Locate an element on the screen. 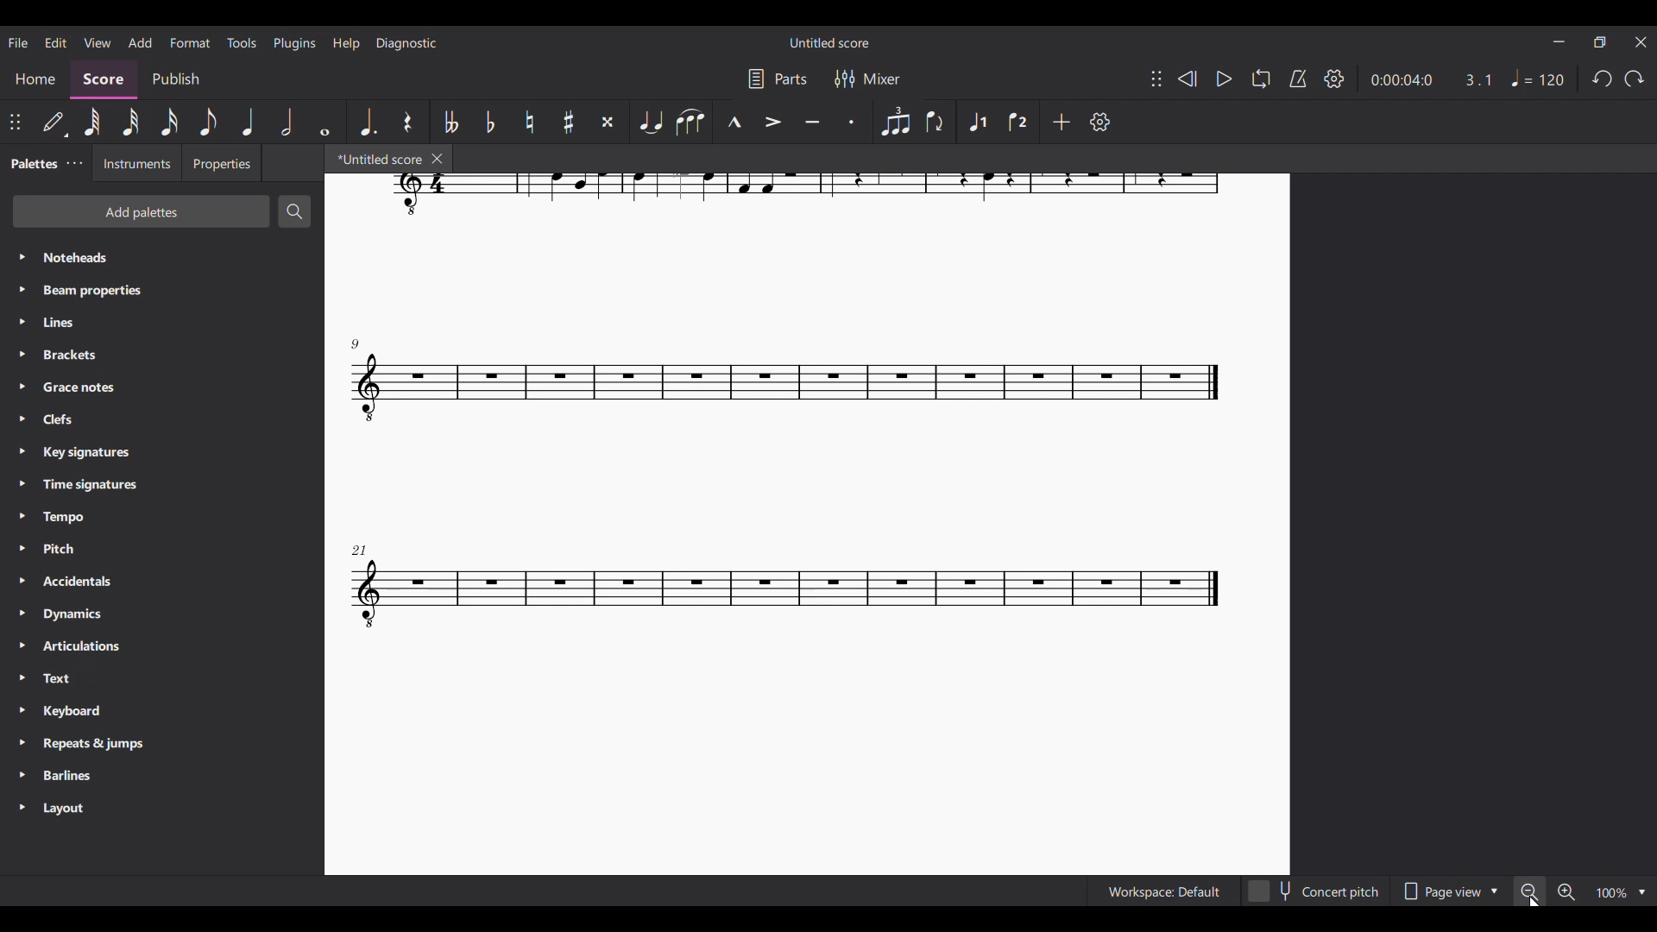  Publish section is located at coordinates (177, 79).